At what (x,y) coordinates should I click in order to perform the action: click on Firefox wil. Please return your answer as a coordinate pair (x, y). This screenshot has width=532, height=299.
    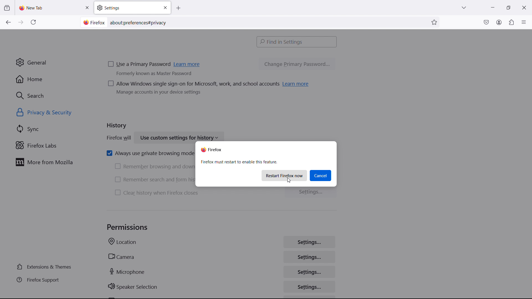
    Looking at the image, I should click on (117, 138).